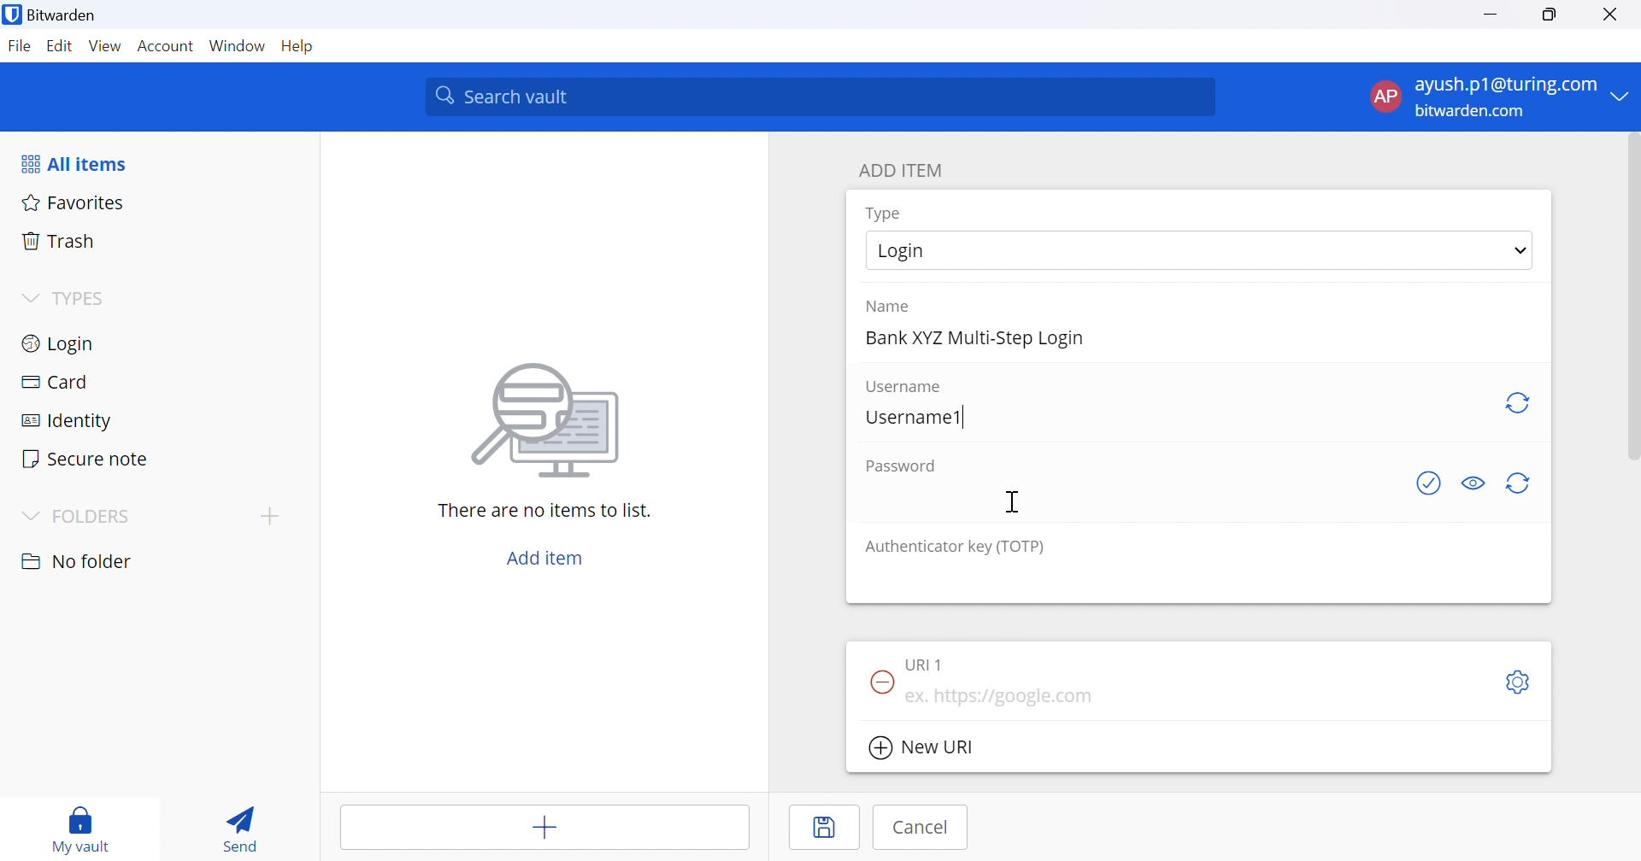 Image resolution: width=1641 pixels, height=861 pixels. Describe the element at coordinates (822, 97) in the screenshot. I see `Search vault` at that location.